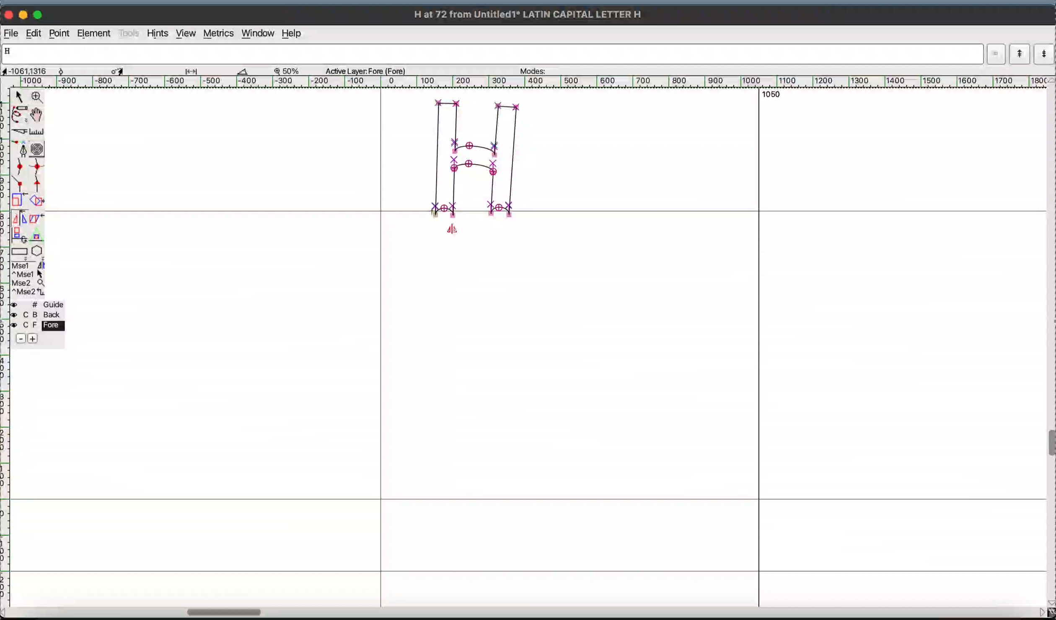 The width and height of the screenshot is (1056, 620). What do you see at coordinates (217, 33) in the screenshot?
I see `metrics` at bounding box center [217, 33].